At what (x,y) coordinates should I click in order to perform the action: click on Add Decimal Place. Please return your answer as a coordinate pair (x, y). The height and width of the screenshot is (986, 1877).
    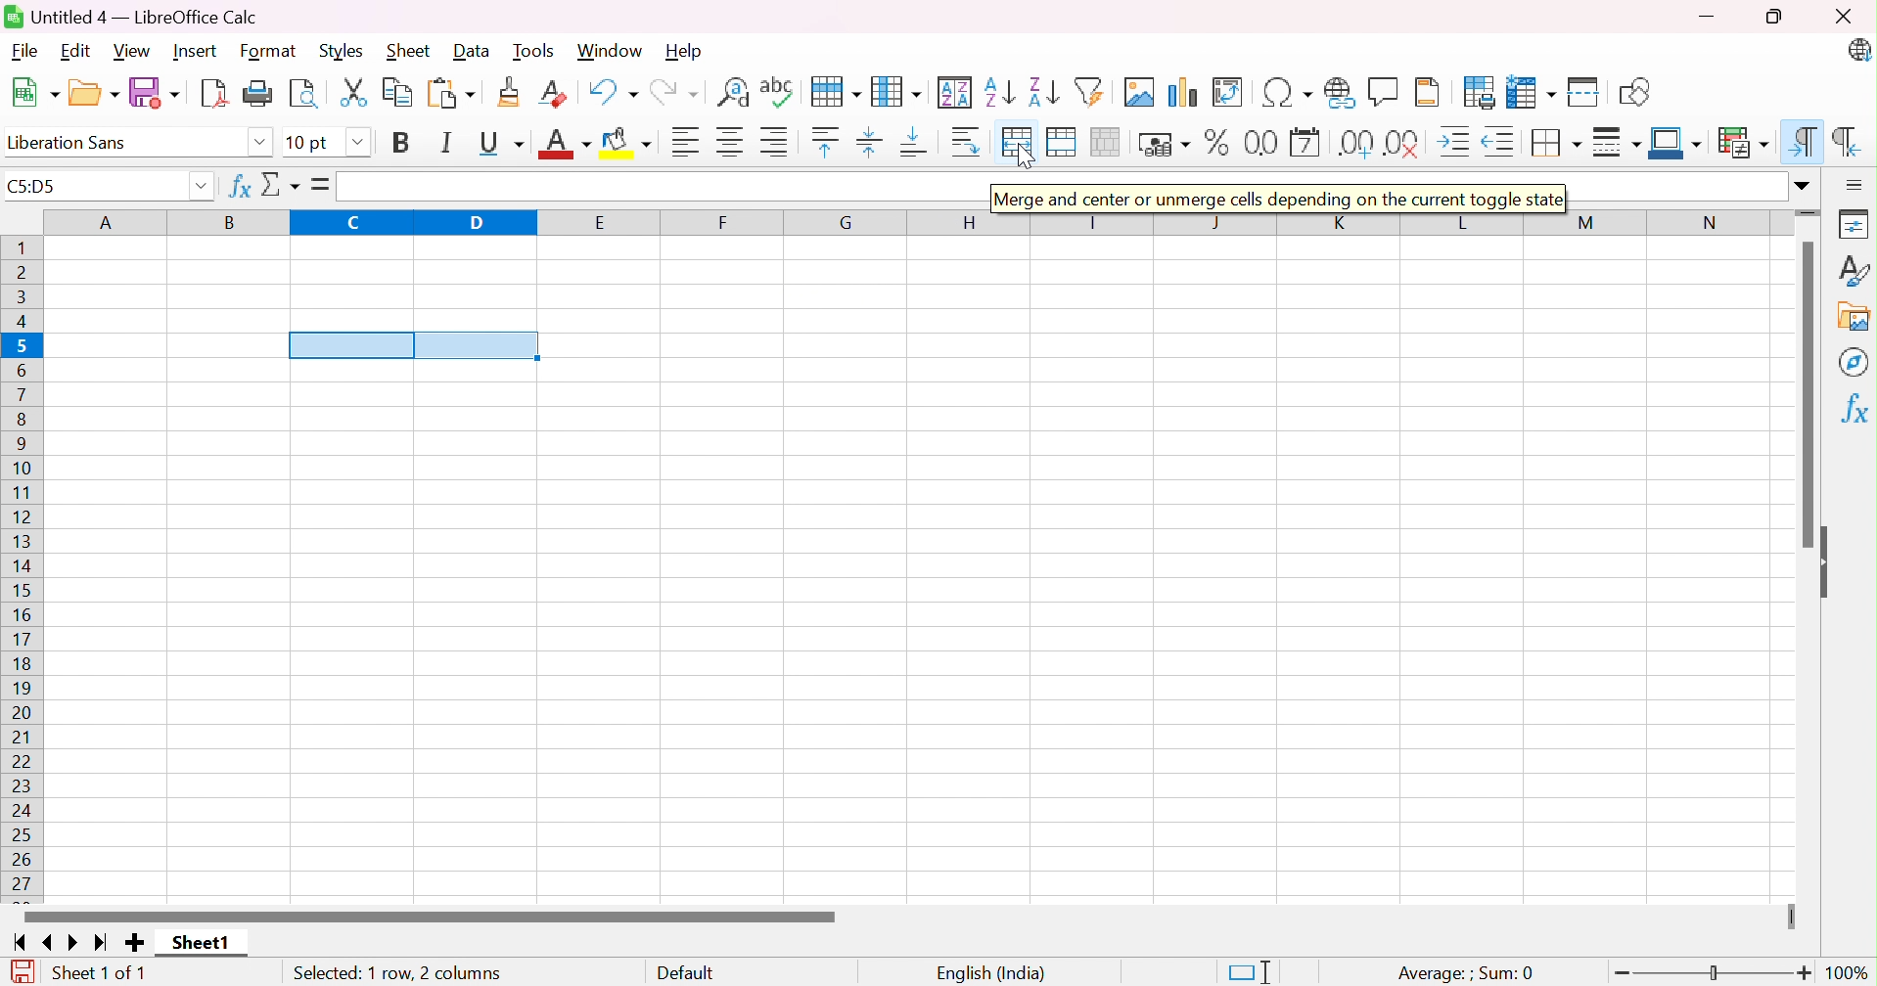
    Looking at the image, I should click on (1353, 142).